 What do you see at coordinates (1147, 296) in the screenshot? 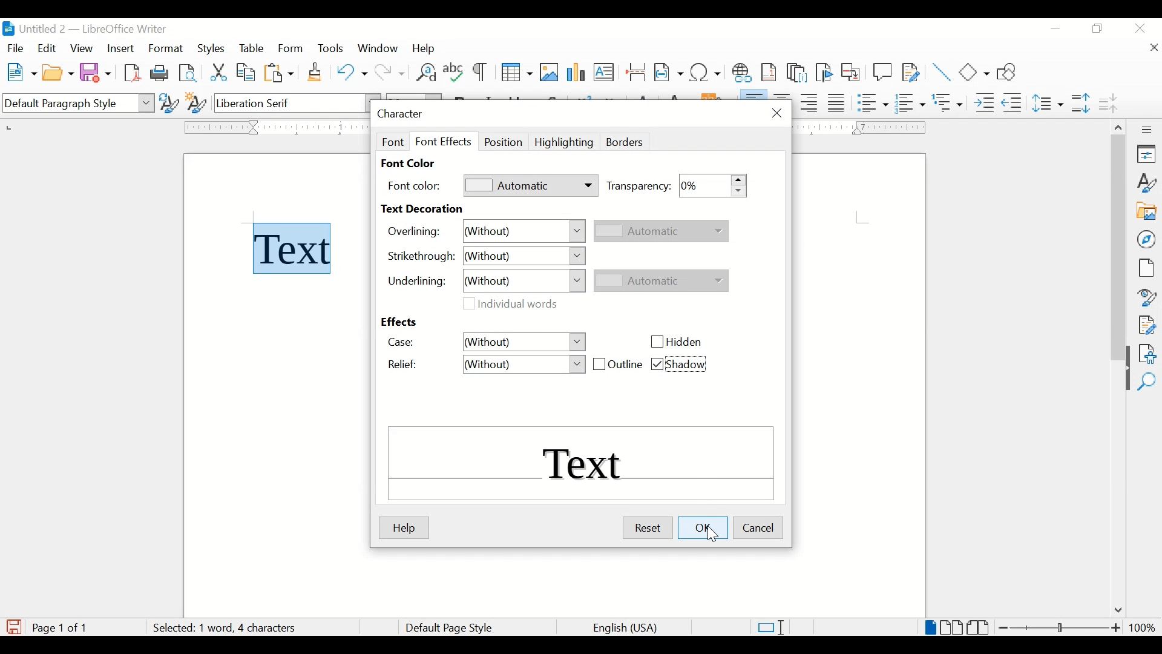
I see `style inspector` at bounding box center [1147, 296].